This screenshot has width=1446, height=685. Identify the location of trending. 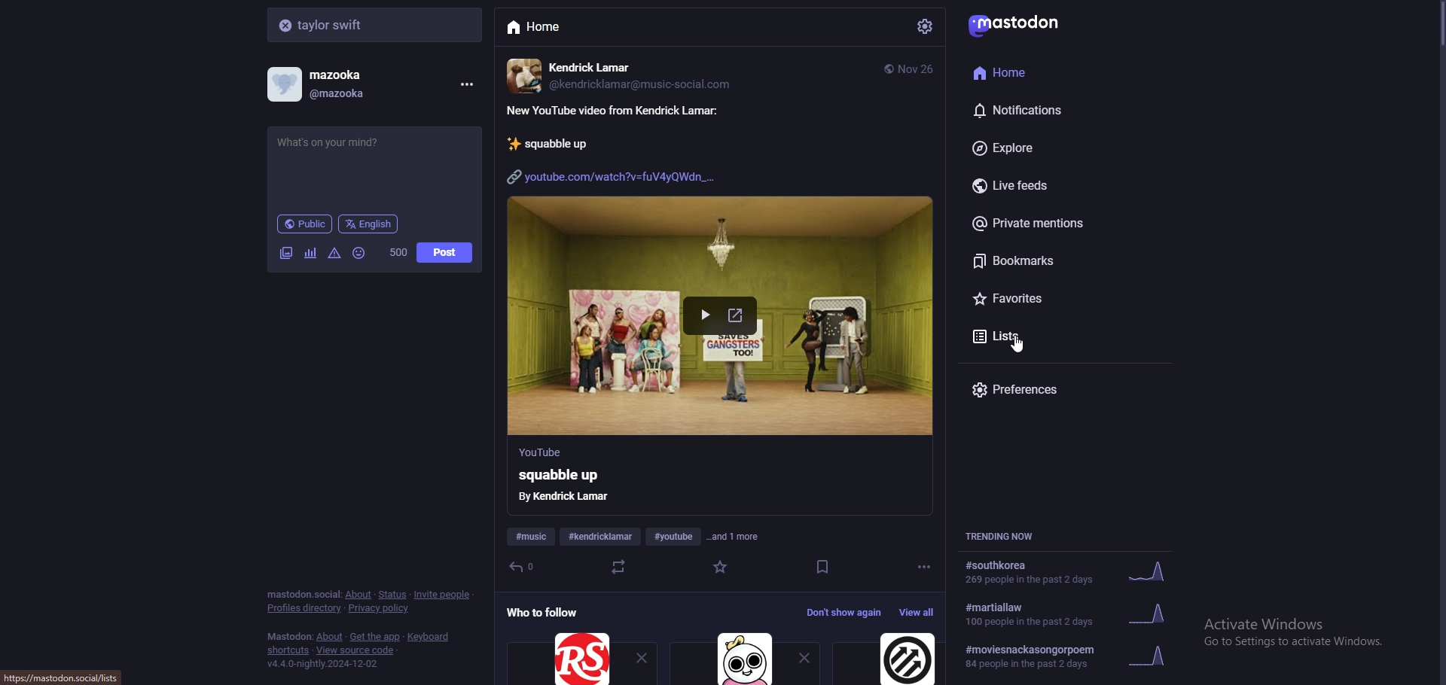
(1067, 573).